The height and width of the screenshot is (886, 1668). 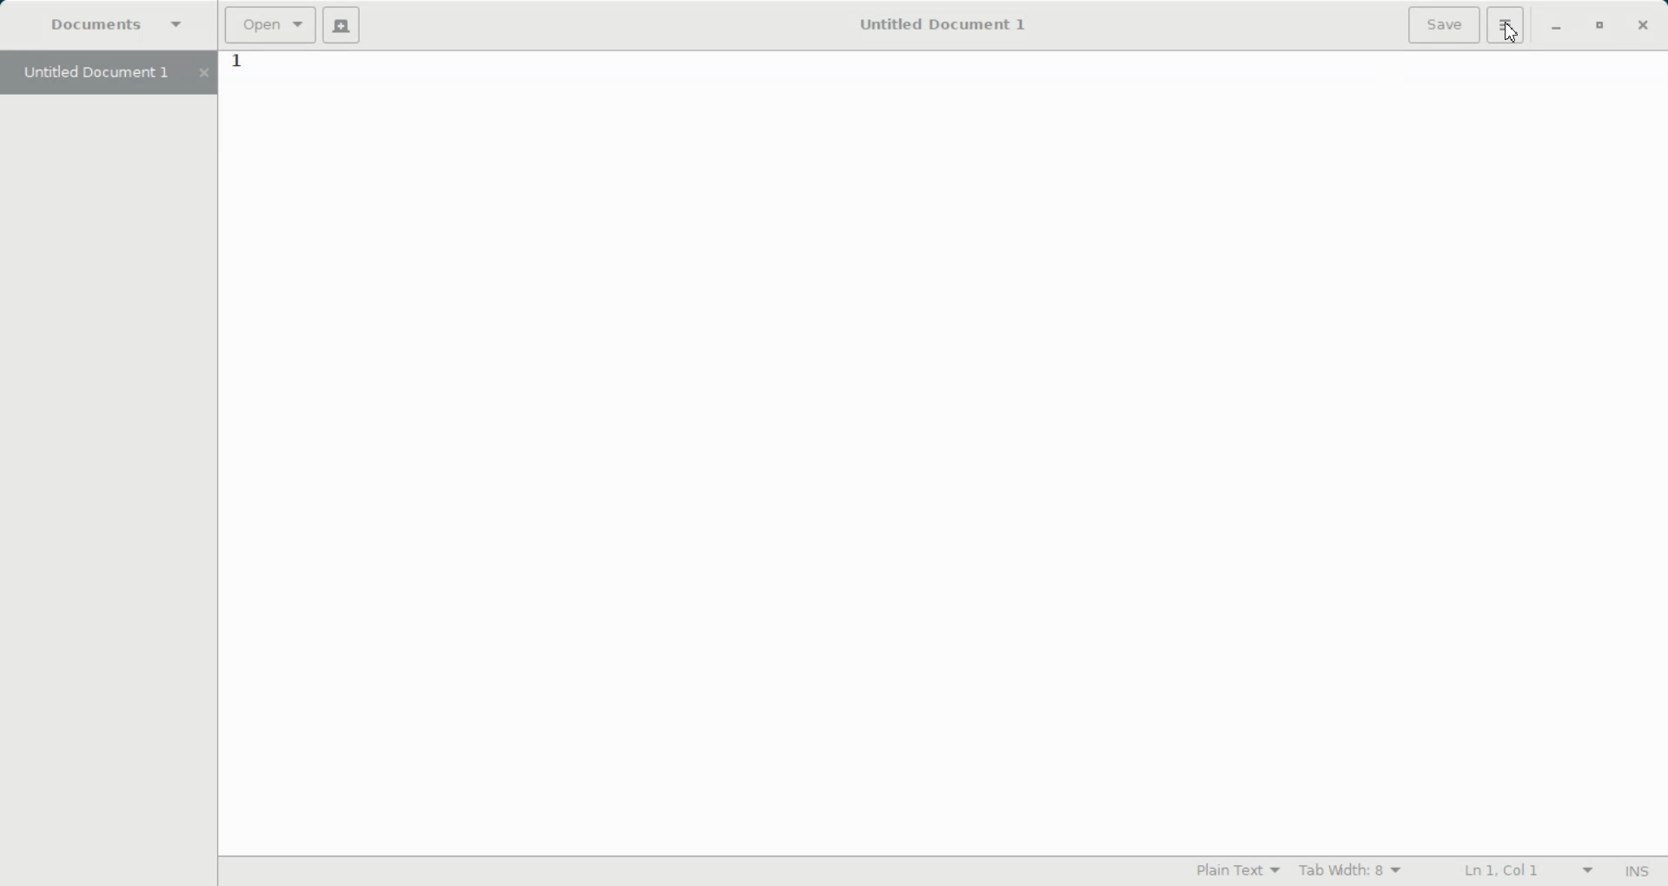 I want to click on Cursor, so click(x=1512, y=36).